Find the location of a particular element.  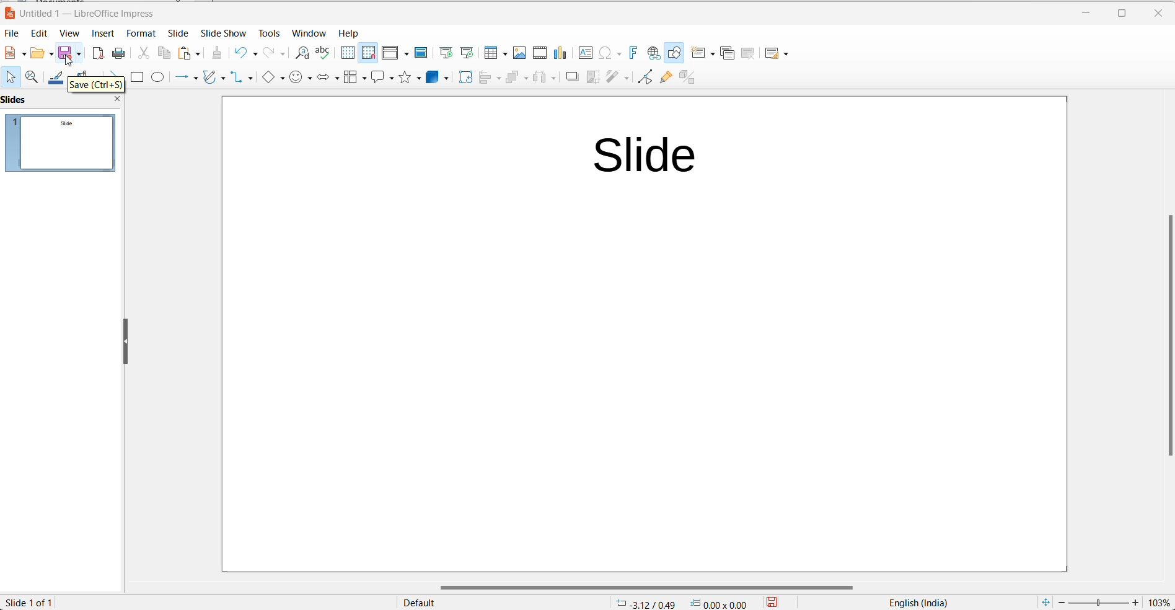

Clone formatting is located at coordinates (213, 53).